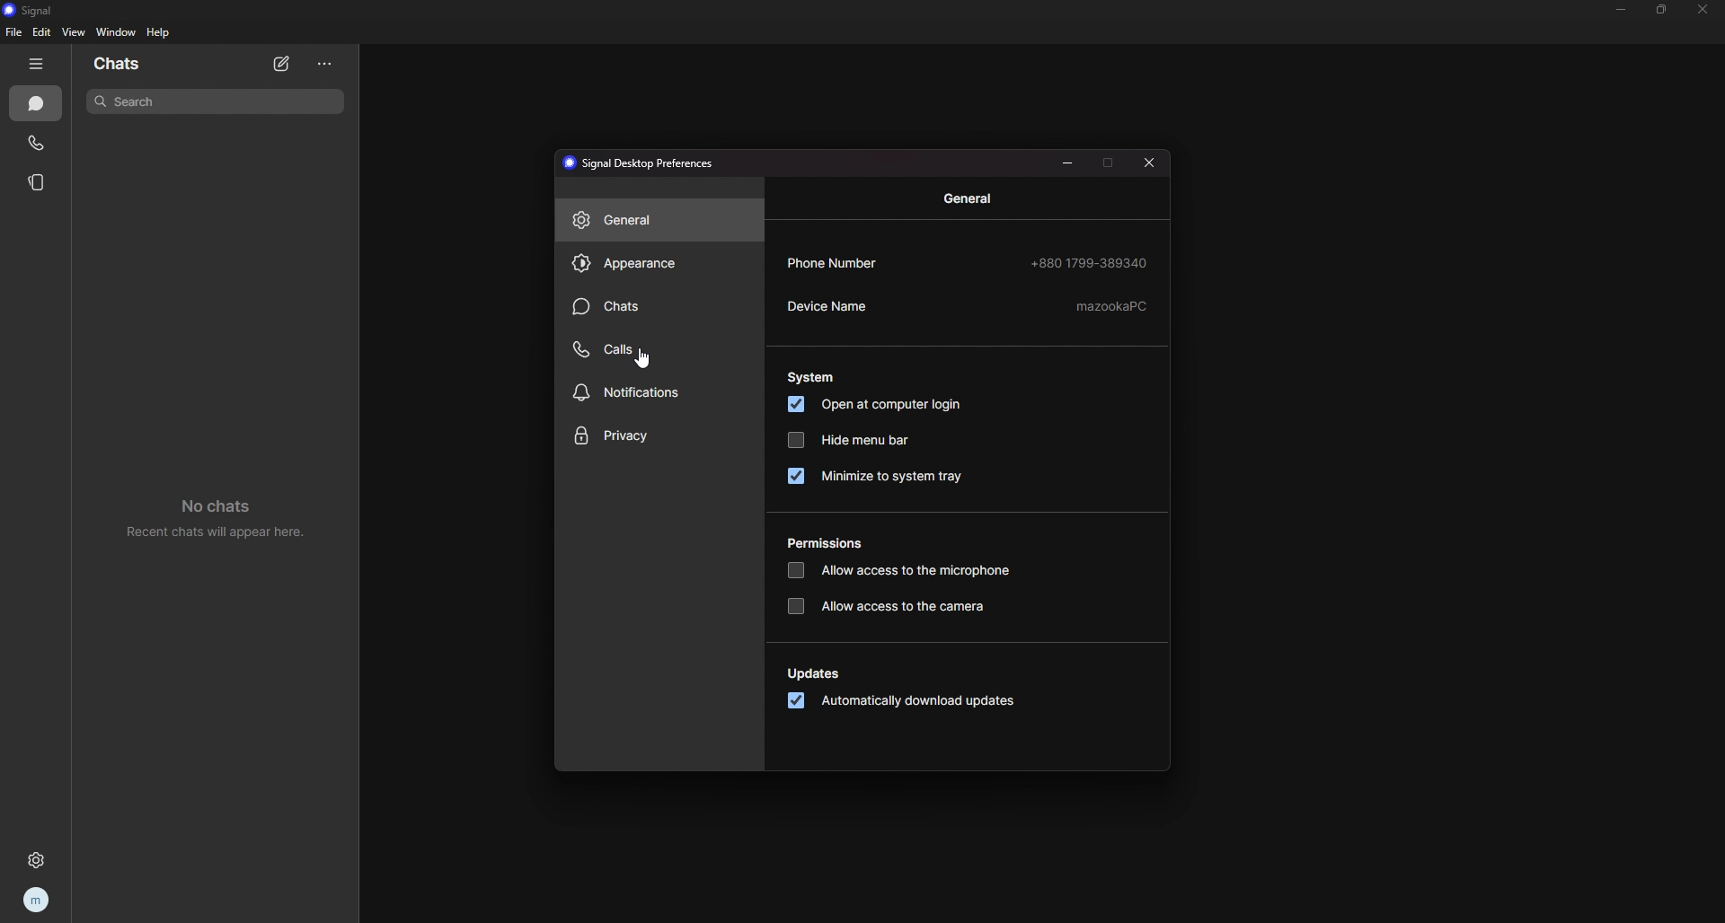 The width and height of the screenshot is (1725, 923). Describe the element at coordinates (213, 517) in the screenshot. I see `no chats` at that location.